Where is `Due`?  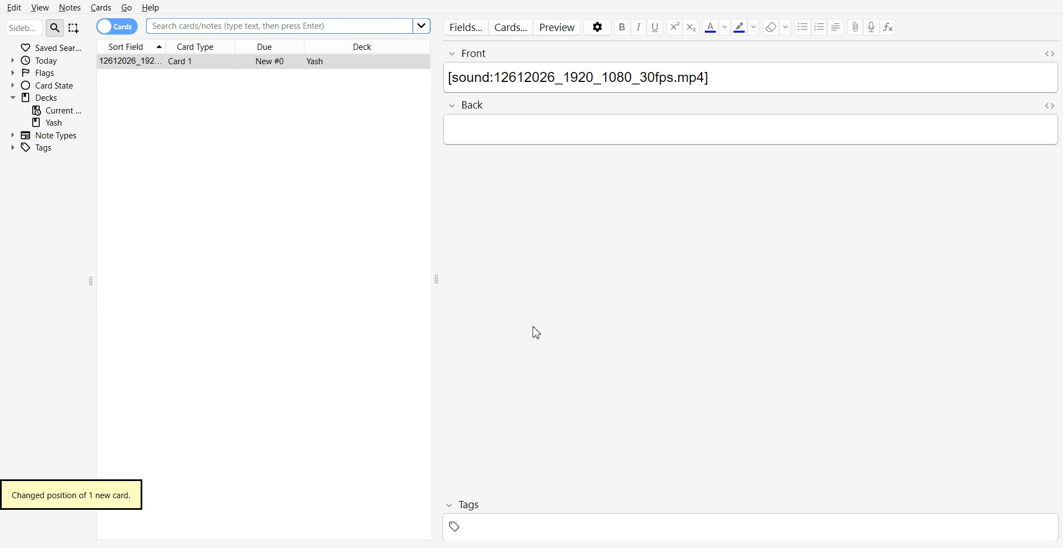 Due is located at coordinates (276, 46).